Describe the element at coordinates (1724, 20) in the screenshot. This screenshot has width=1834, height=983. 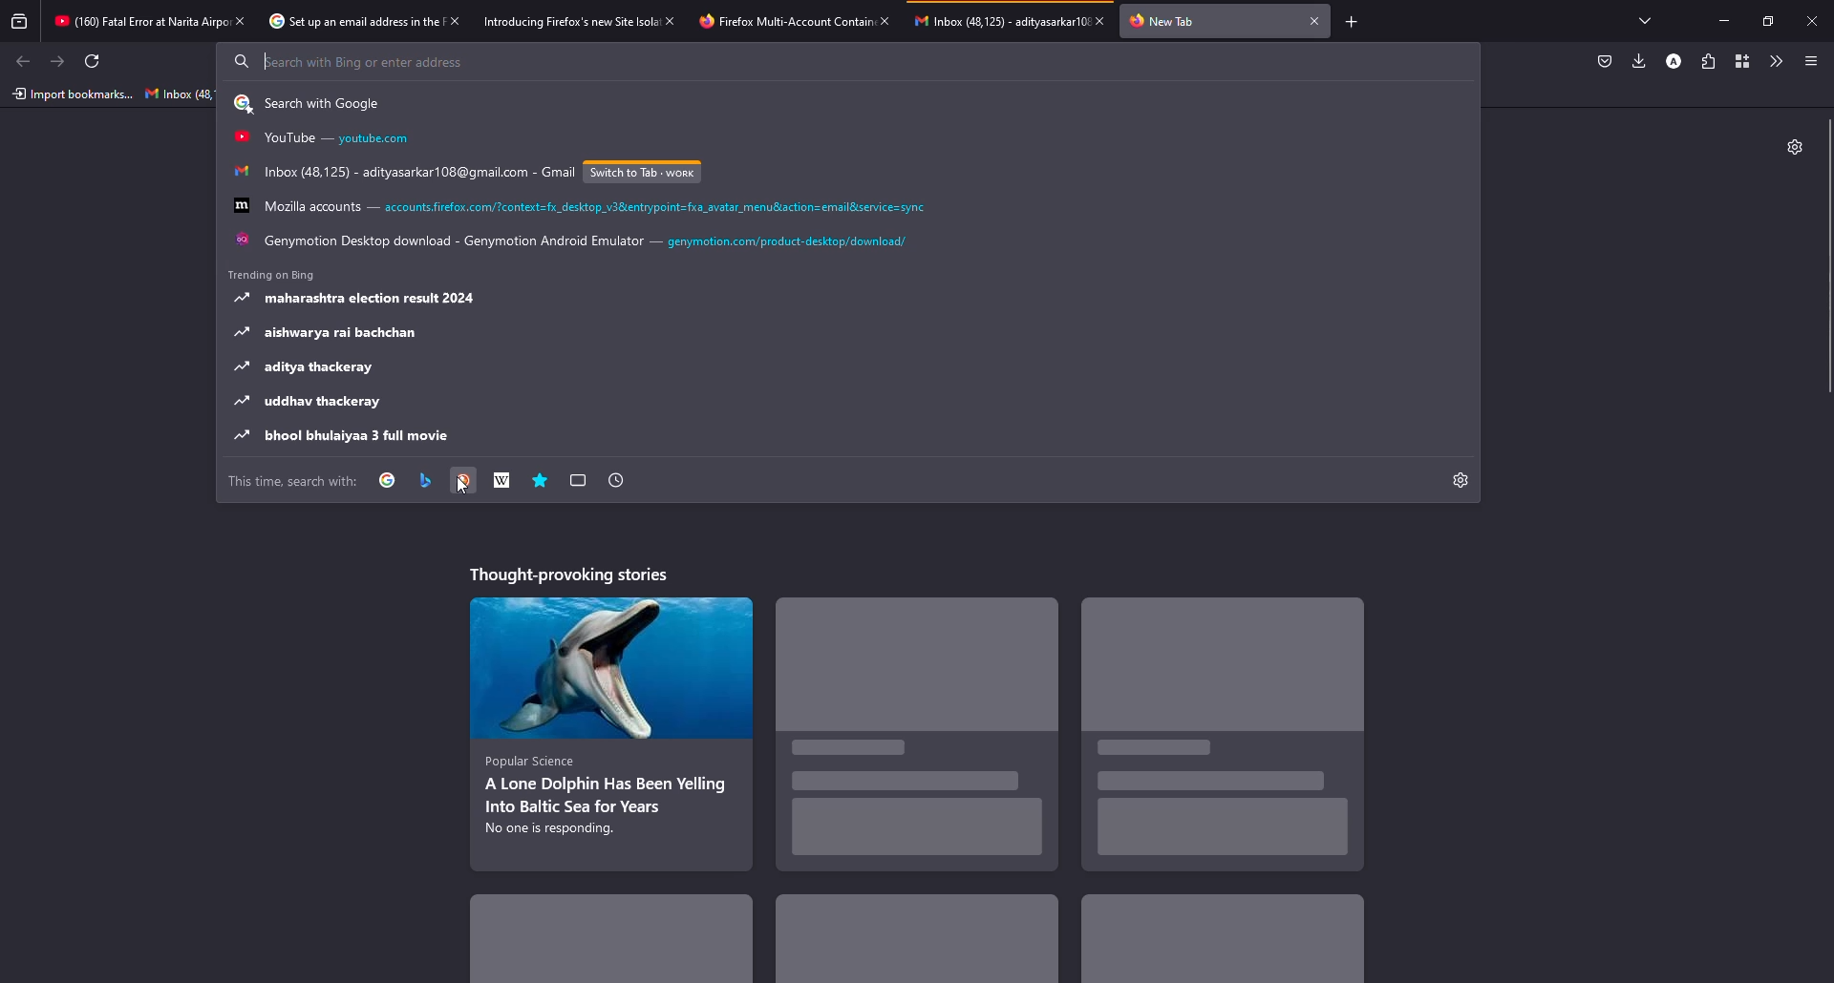
I see `minimize` at that location.